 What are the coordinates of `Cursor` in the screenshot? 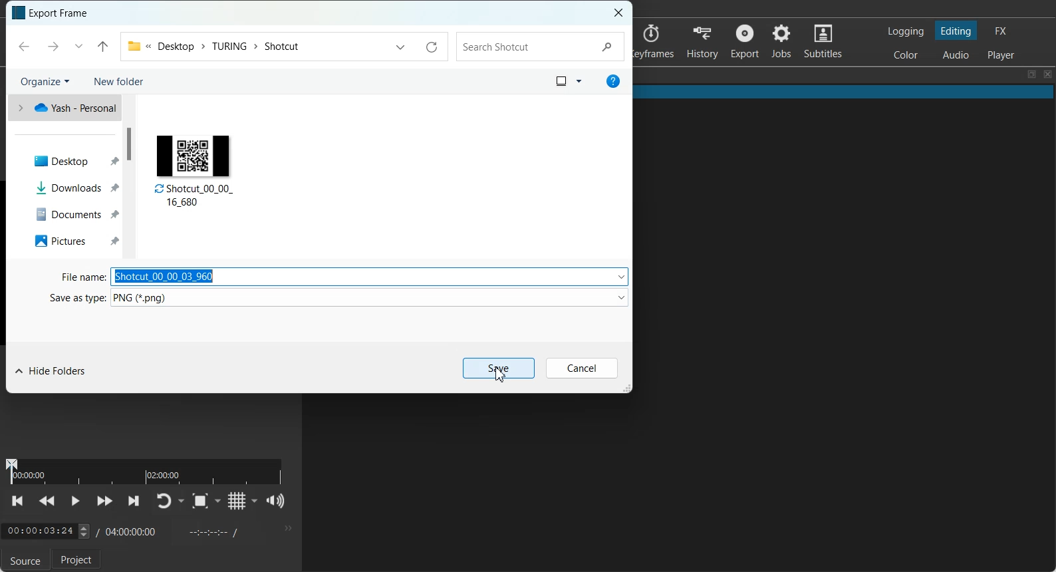 It's located at (499, 374).